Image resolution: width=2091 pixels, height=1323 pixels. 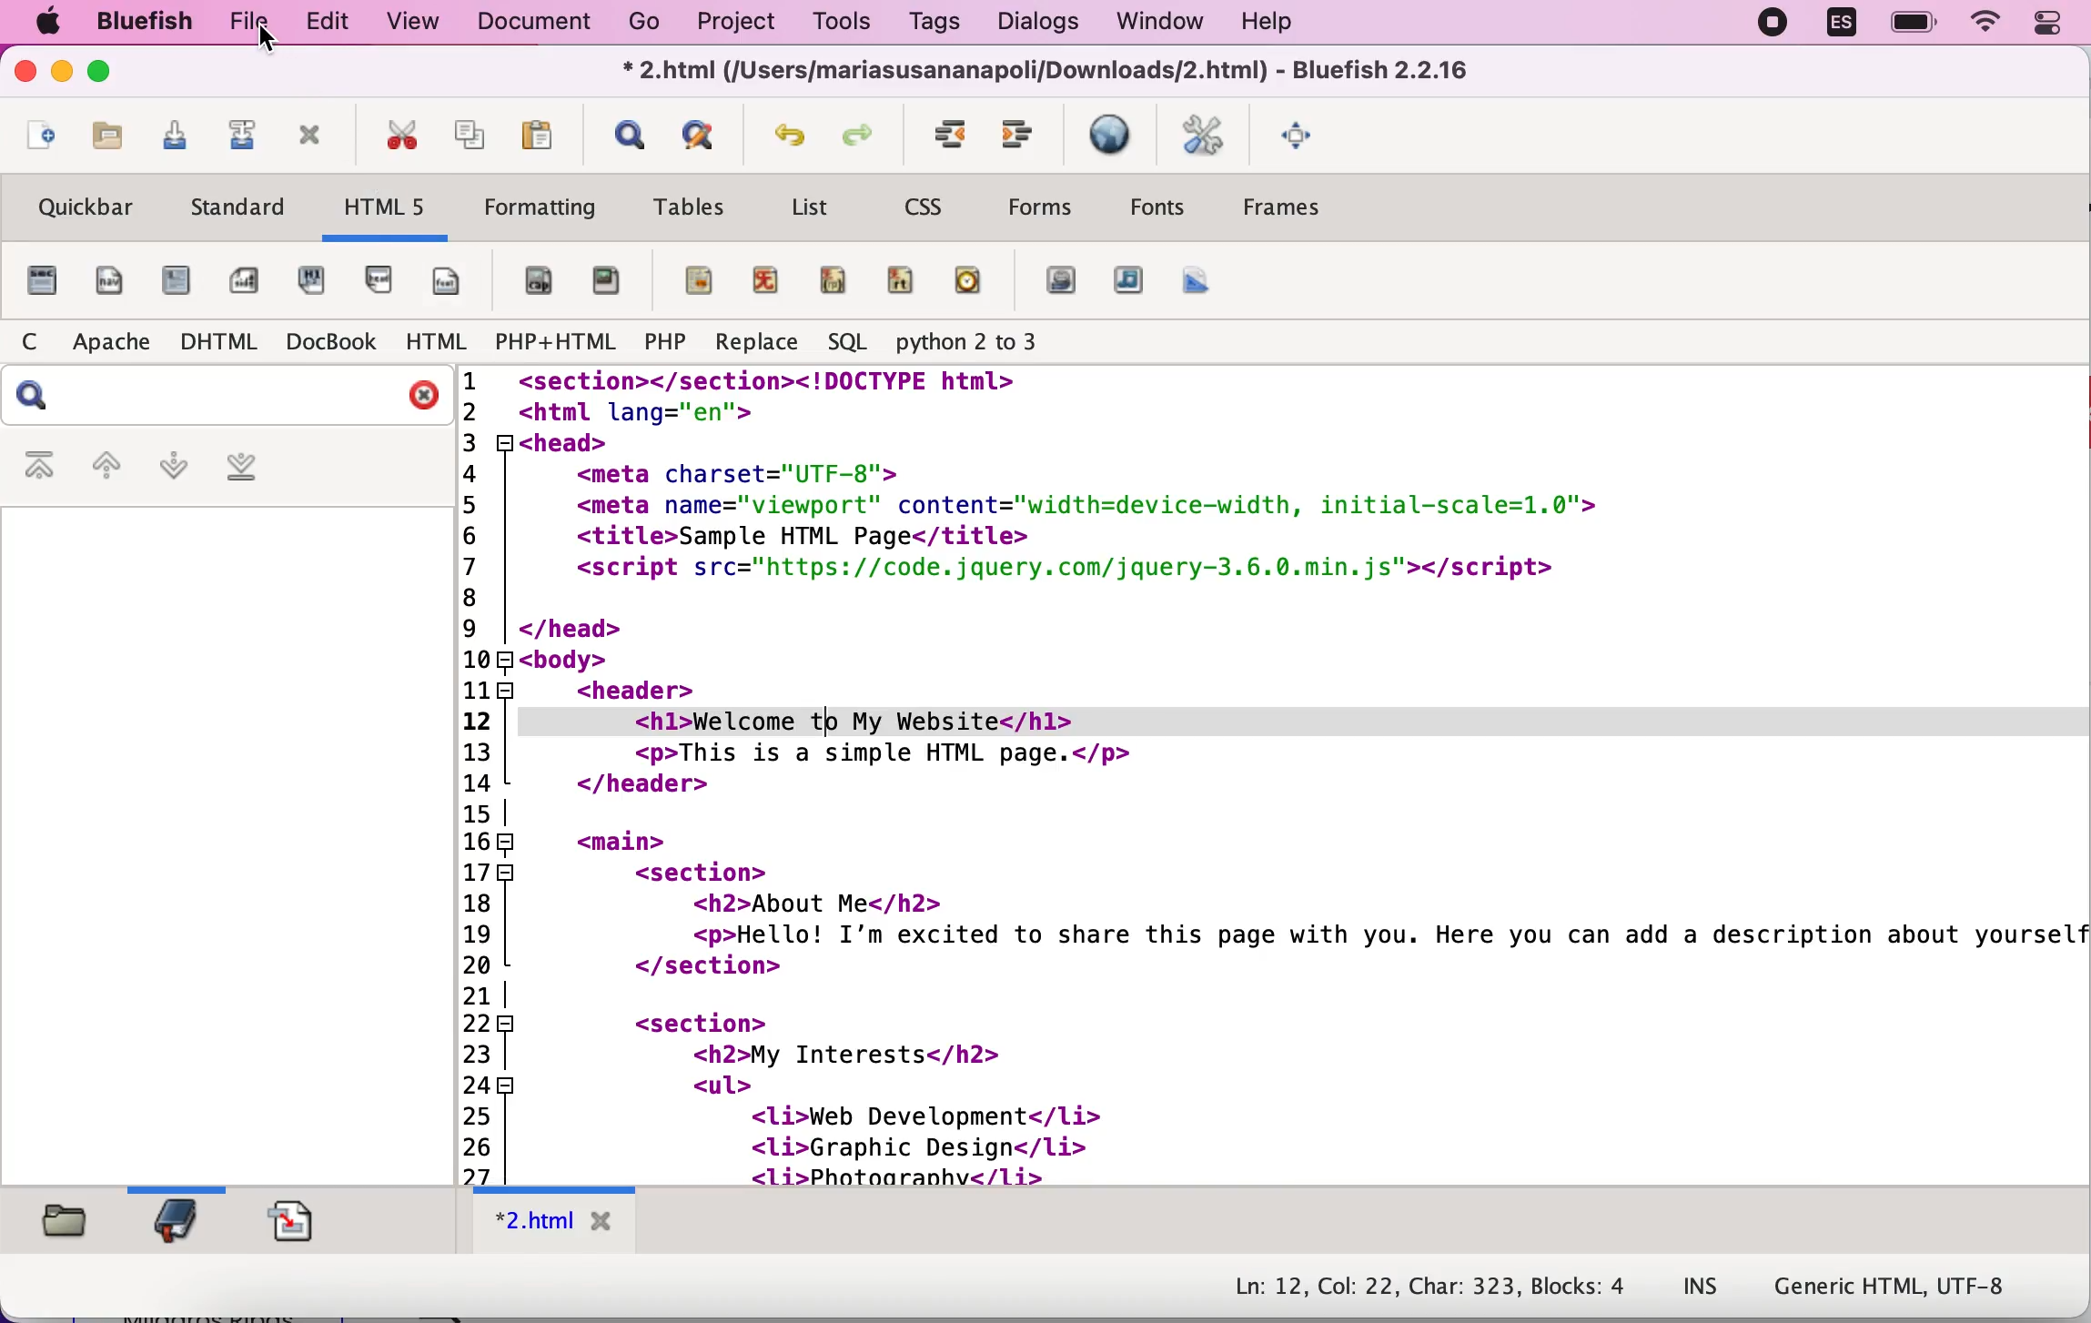 I want to click on language, so click(x=1837, y=26).